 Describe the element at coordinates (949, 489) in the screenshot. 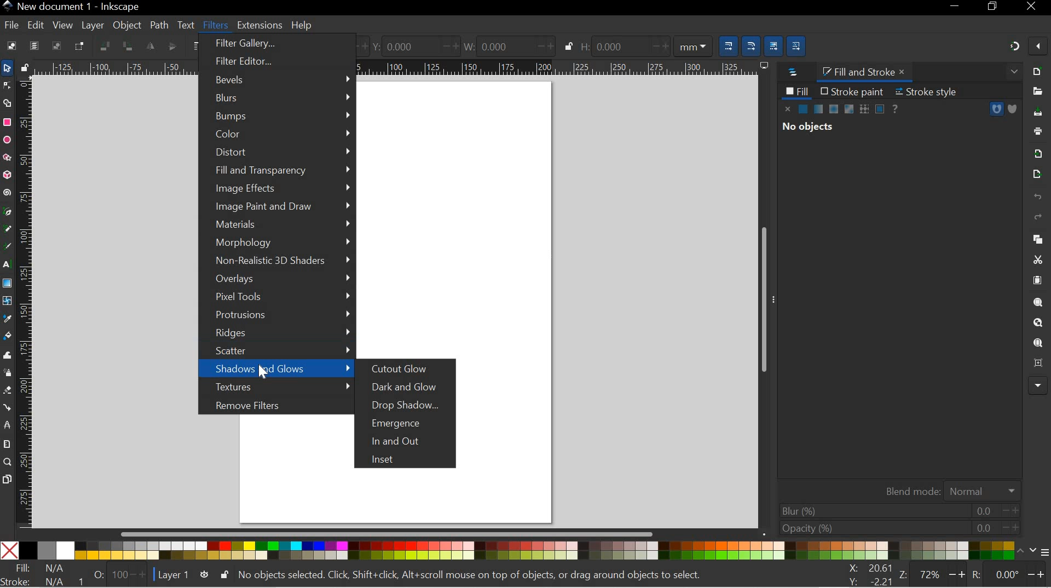

I see `BLEND MODE` at that location.